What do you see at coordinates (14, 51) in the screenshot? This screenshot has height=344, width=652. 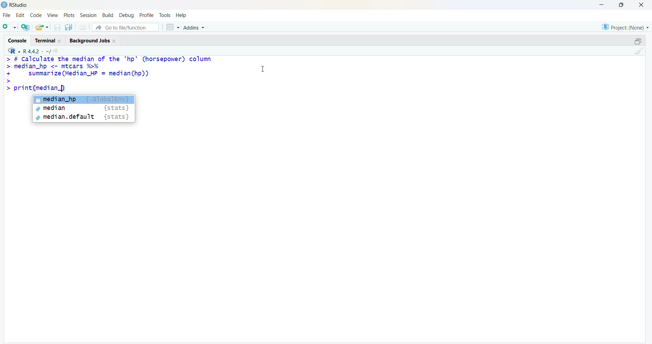 I see `R` at bounding box center [14, 51].